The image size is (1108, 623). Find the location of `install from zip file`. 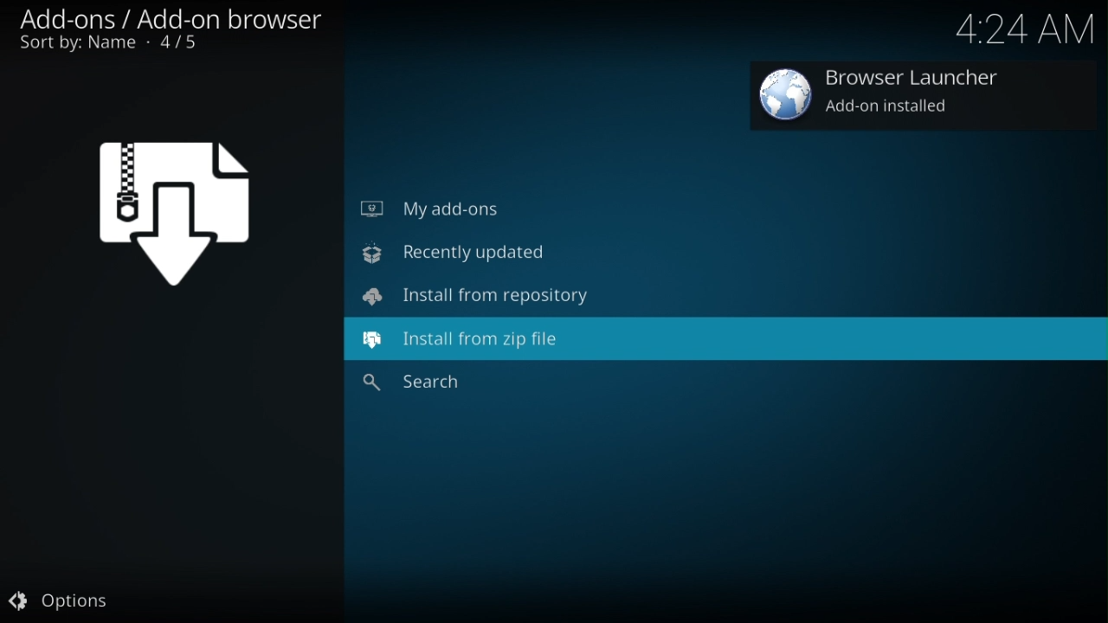

install from zip file is located at coordinates (470, 344).